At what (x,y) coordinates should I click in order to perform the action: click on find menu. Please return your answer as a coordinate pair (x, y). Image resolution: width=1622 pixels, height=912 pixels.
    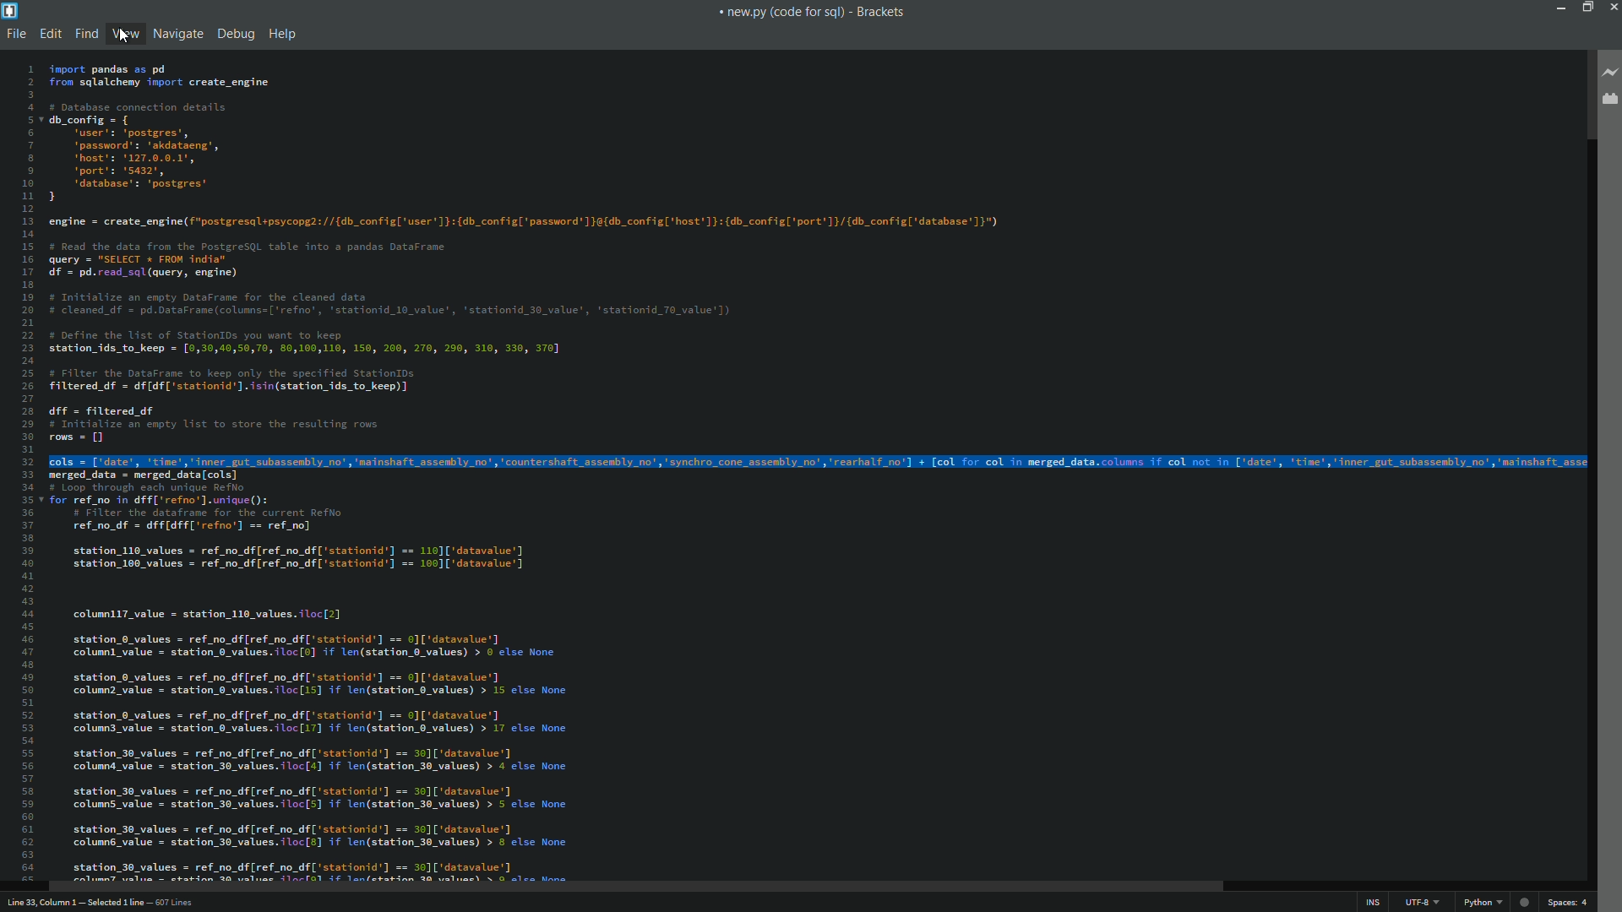
    Looking at the image, I should click on (88, 34).